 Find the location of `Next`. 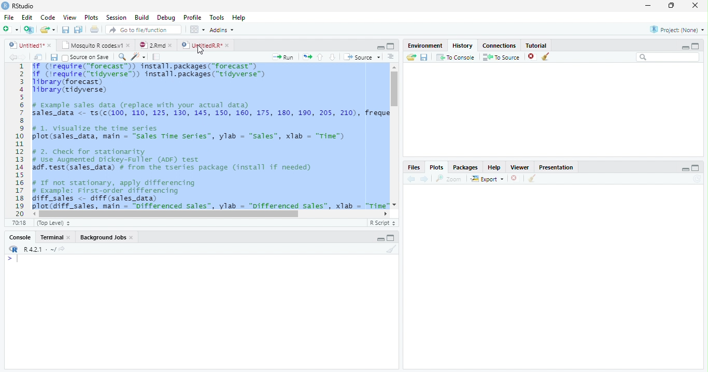

Next is located at coordinates (426, 179).